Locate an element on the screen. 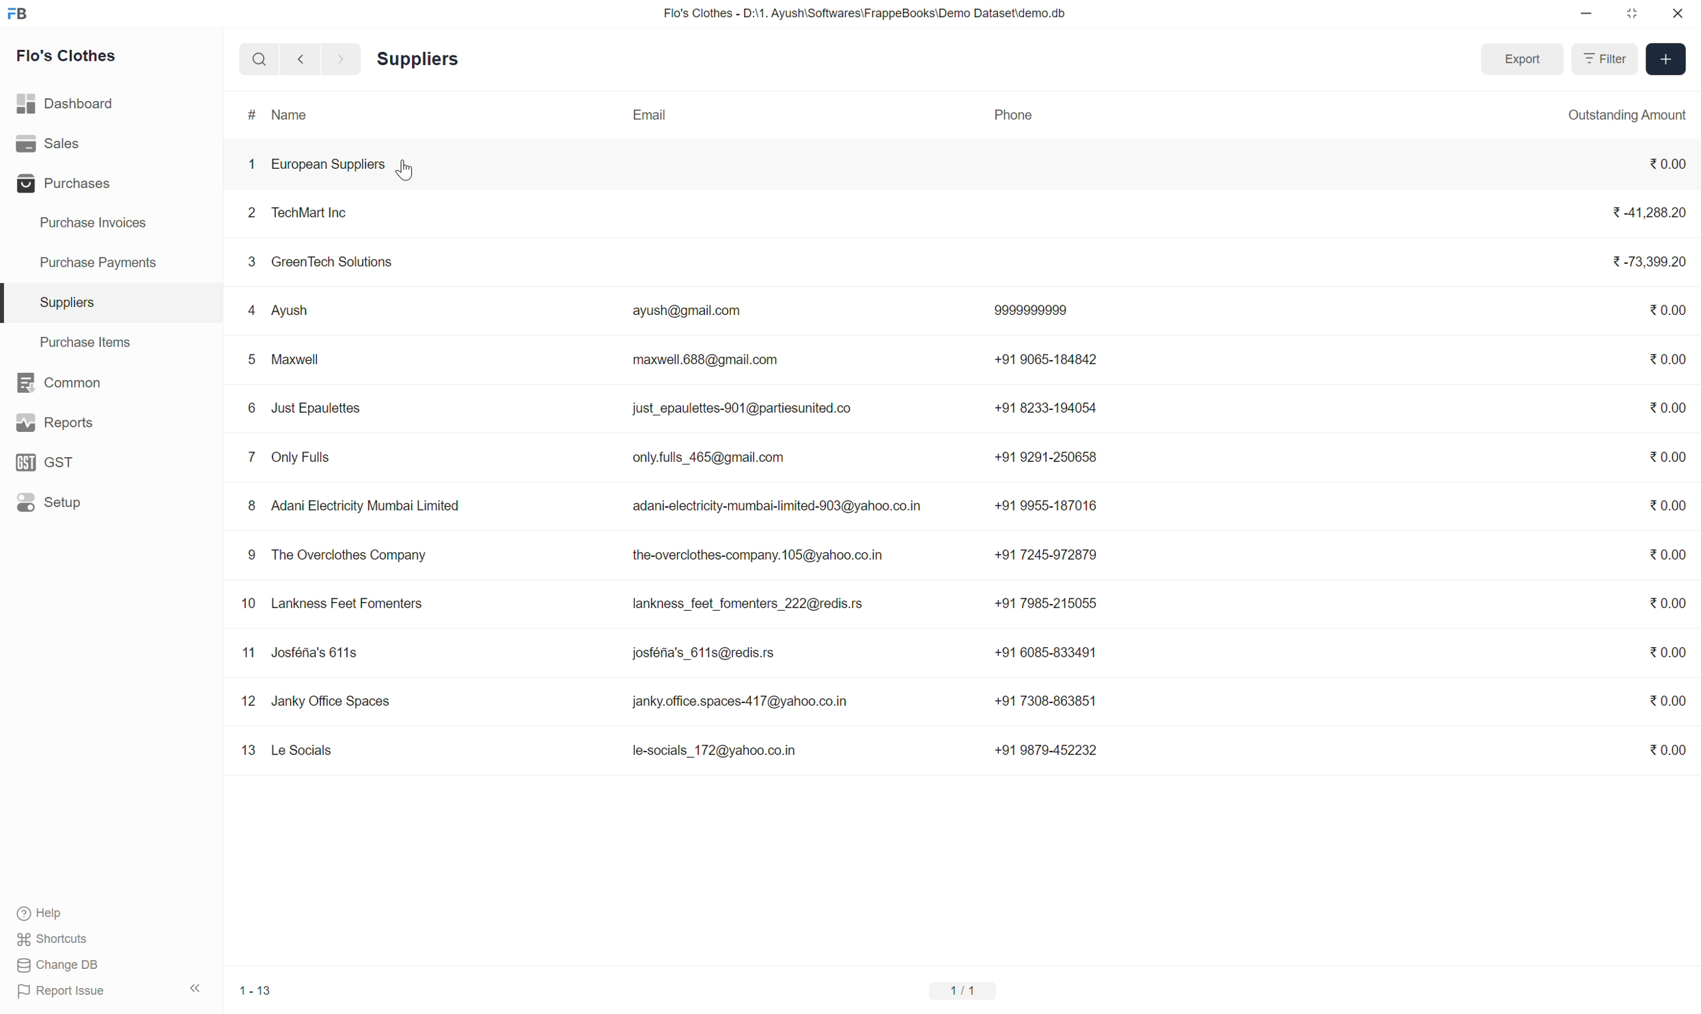  0.00 is located at coordinates (1662, 359).